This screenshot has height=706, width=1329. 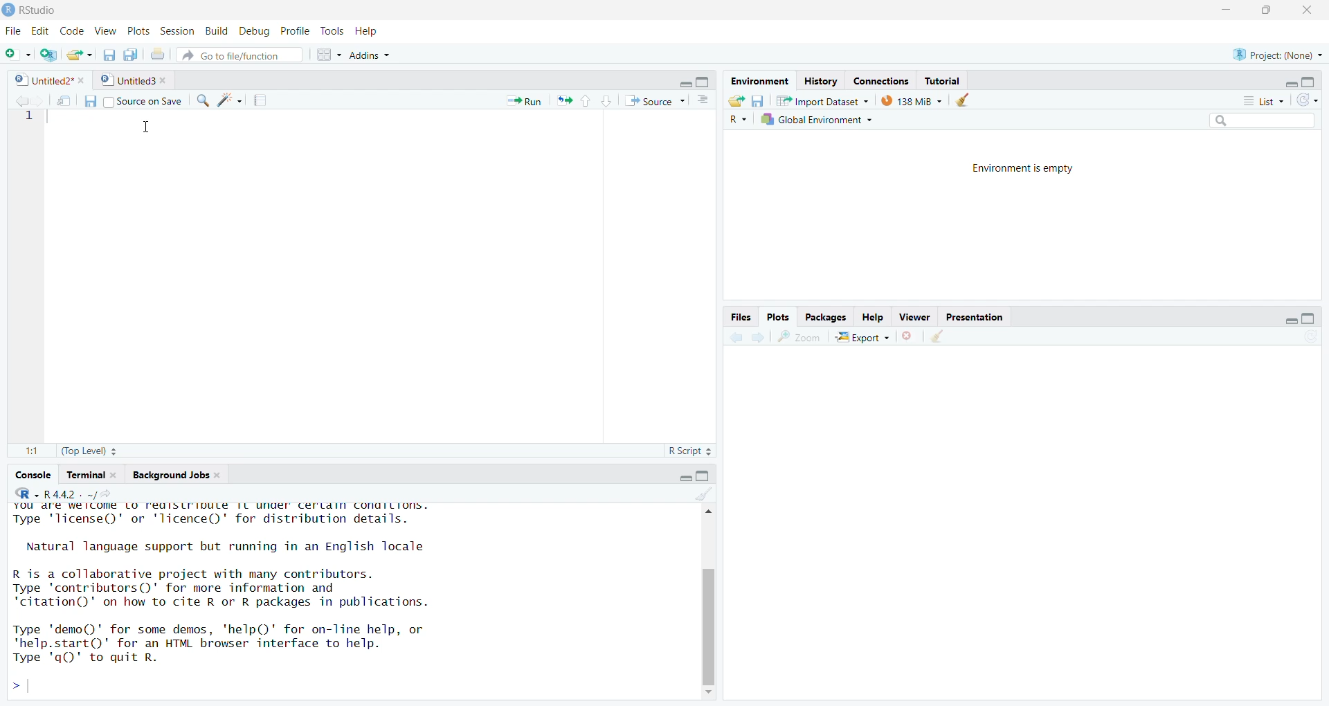 I want to click on Plots, so click(x=139, y=31).